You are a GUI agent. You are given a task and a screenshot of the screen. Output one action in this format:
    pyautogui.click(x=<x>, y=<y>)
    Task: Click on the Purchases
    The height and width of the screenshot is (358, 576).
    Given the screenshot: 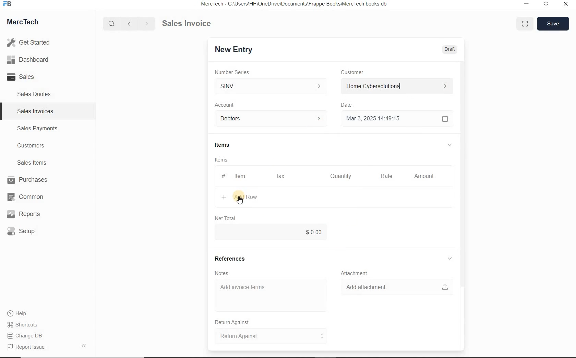 What is the action you would take?
    pyautogui.click(x=28, y=180)
    